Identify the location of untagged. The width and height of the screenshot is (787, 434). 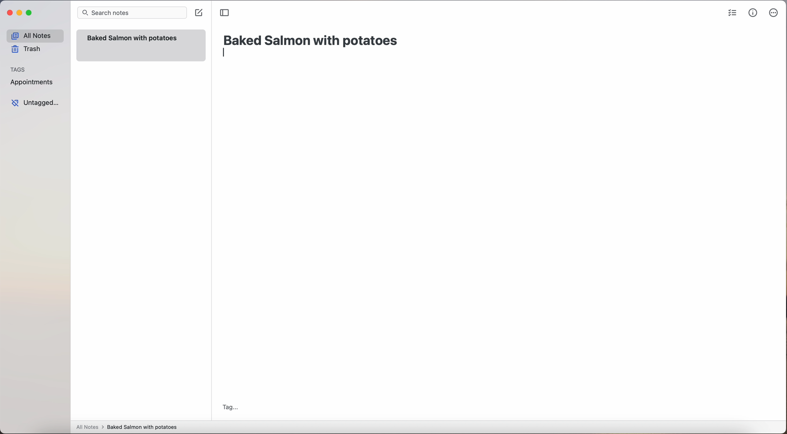
(36, 103).